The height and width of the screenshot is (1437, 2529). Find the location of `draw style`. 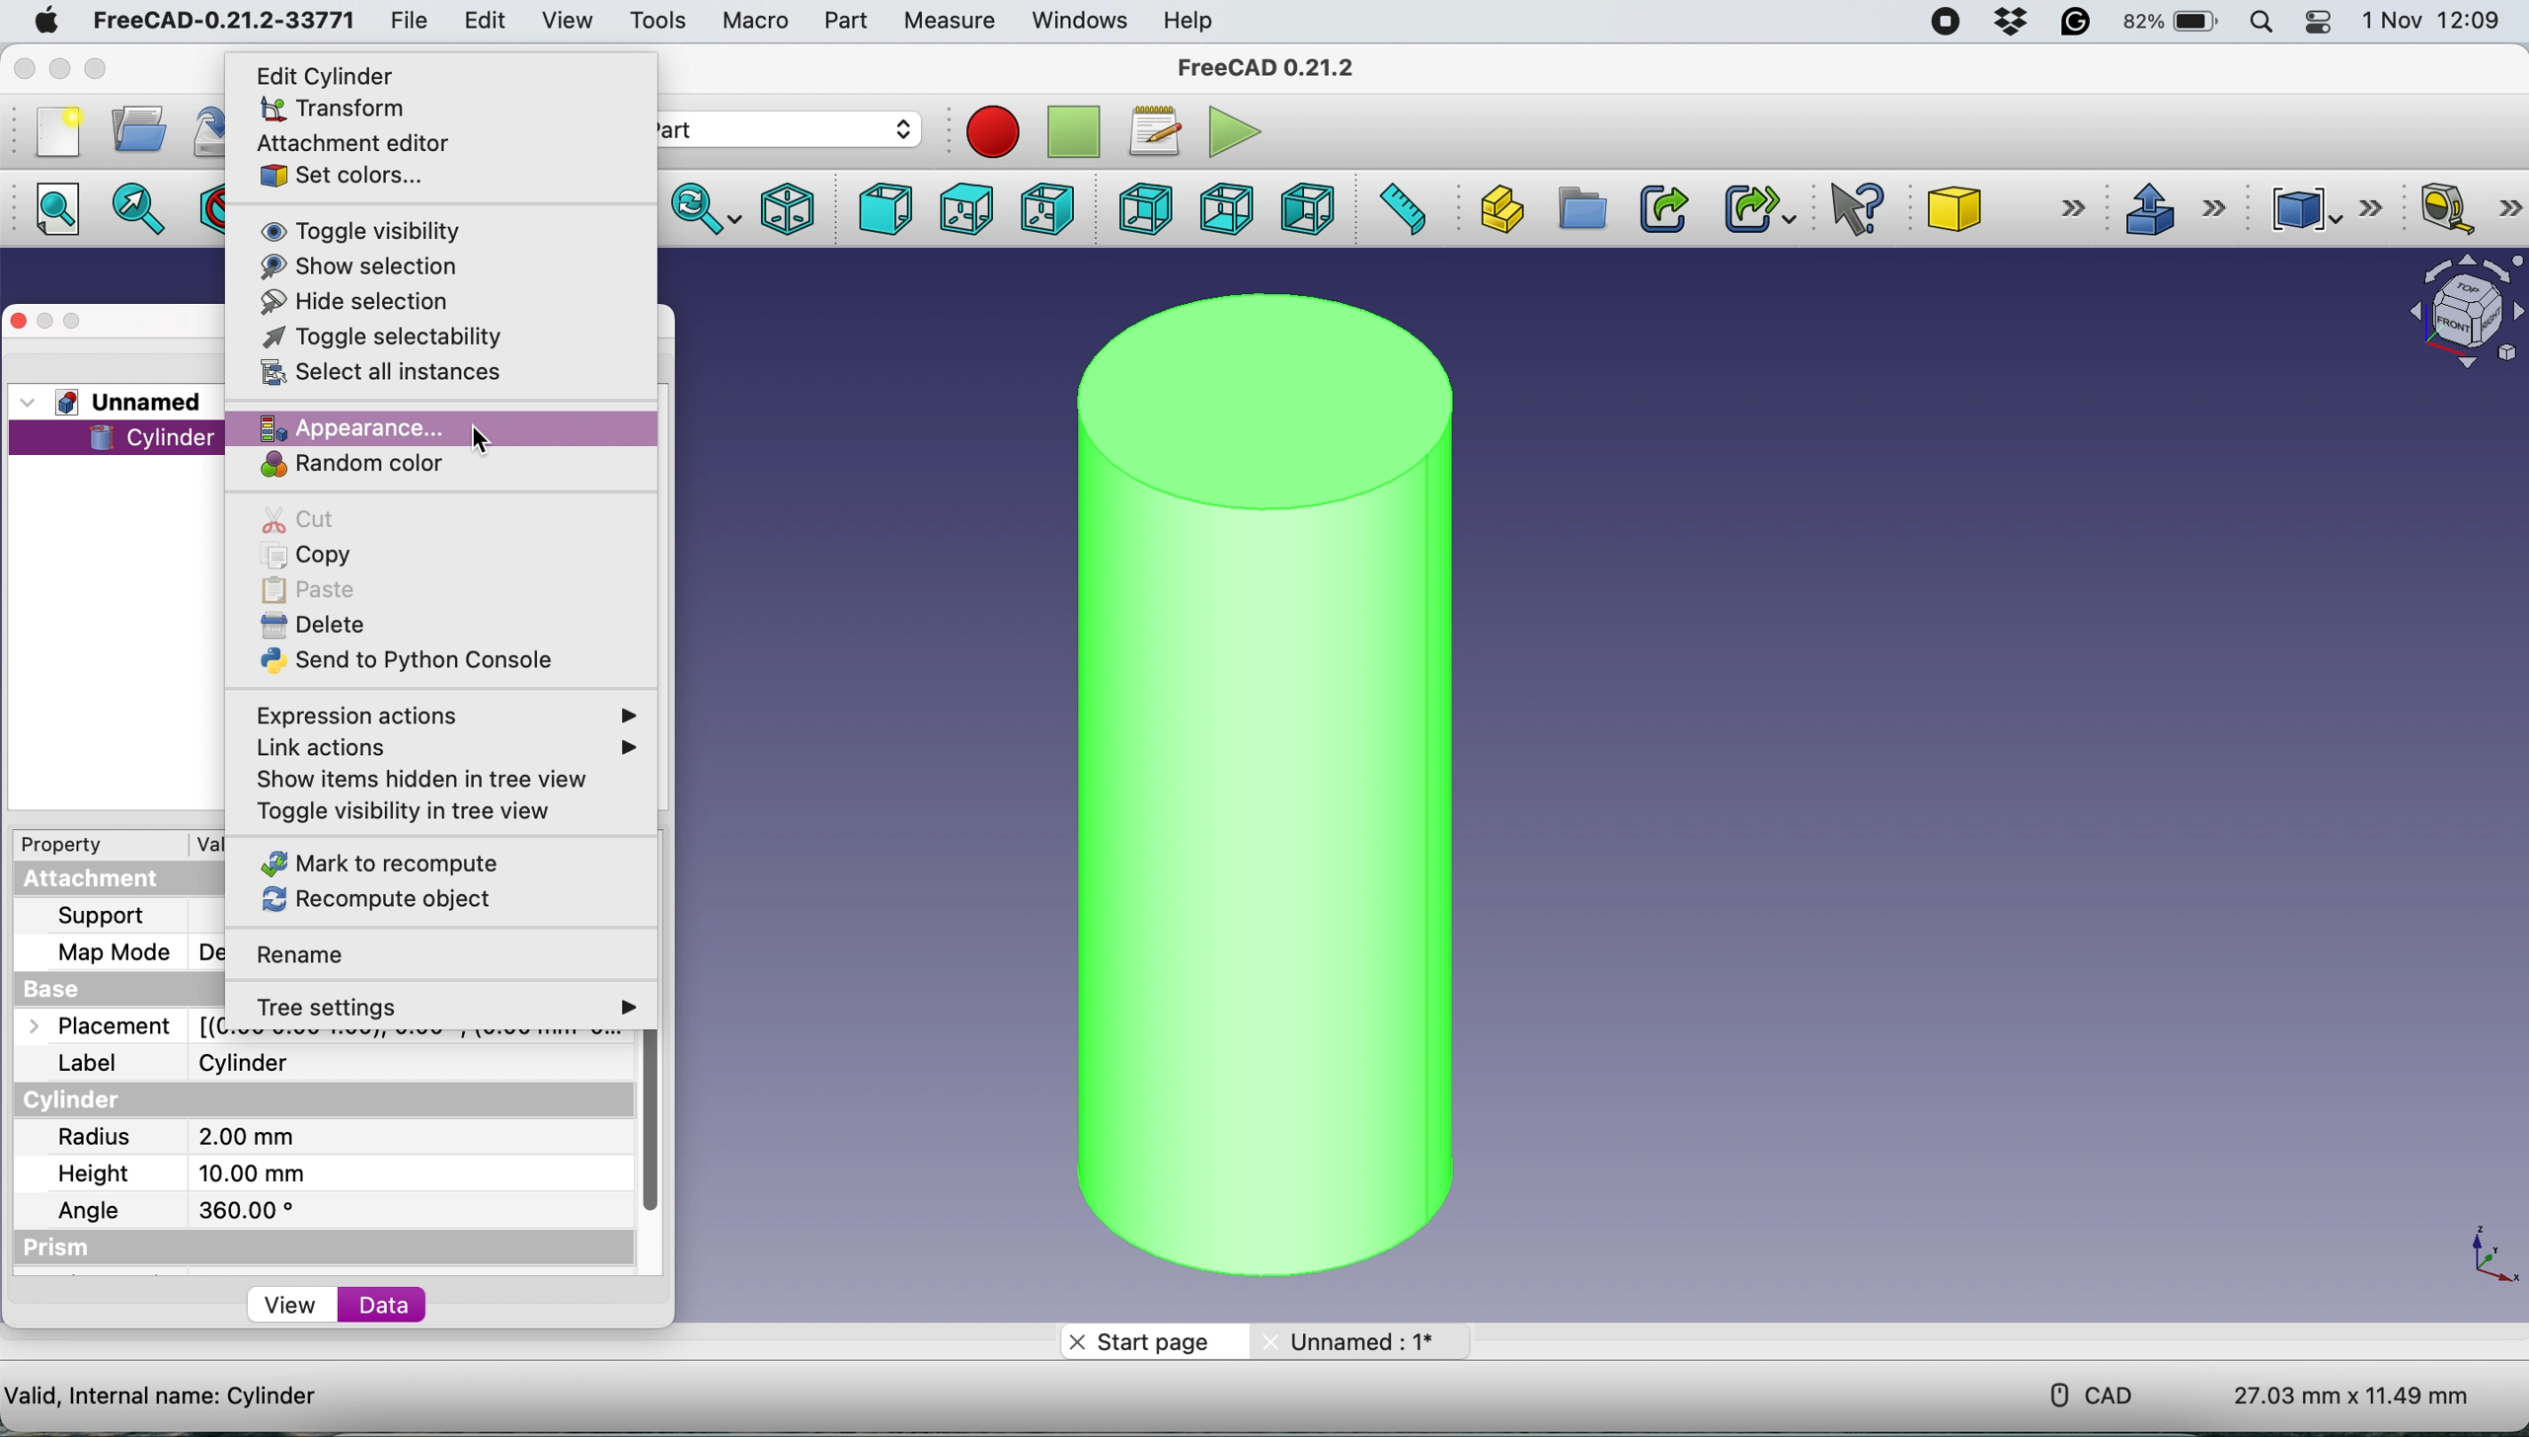

draw style is located at coordinates (211, 212).